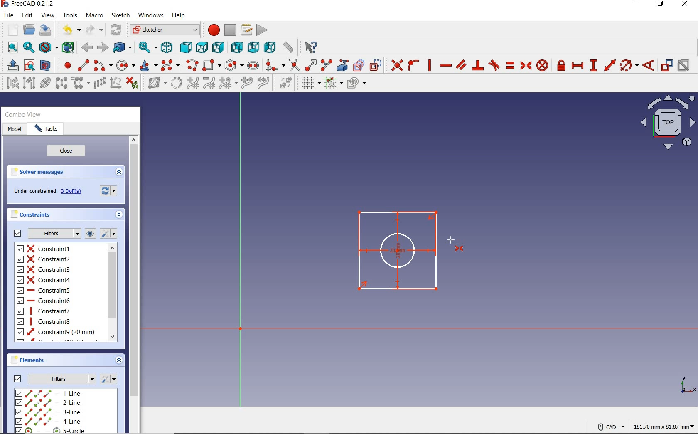 The image size is (698, 434). What do you see at coordinates (102, 65) in the screenshot?
I see `create arc` at bounding box center [102, 65].